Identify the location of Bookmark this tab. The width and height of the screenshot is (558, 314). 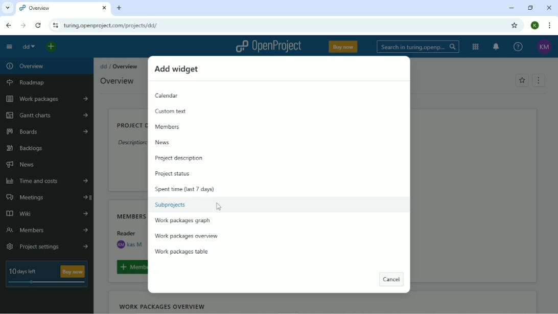
(514, 26).